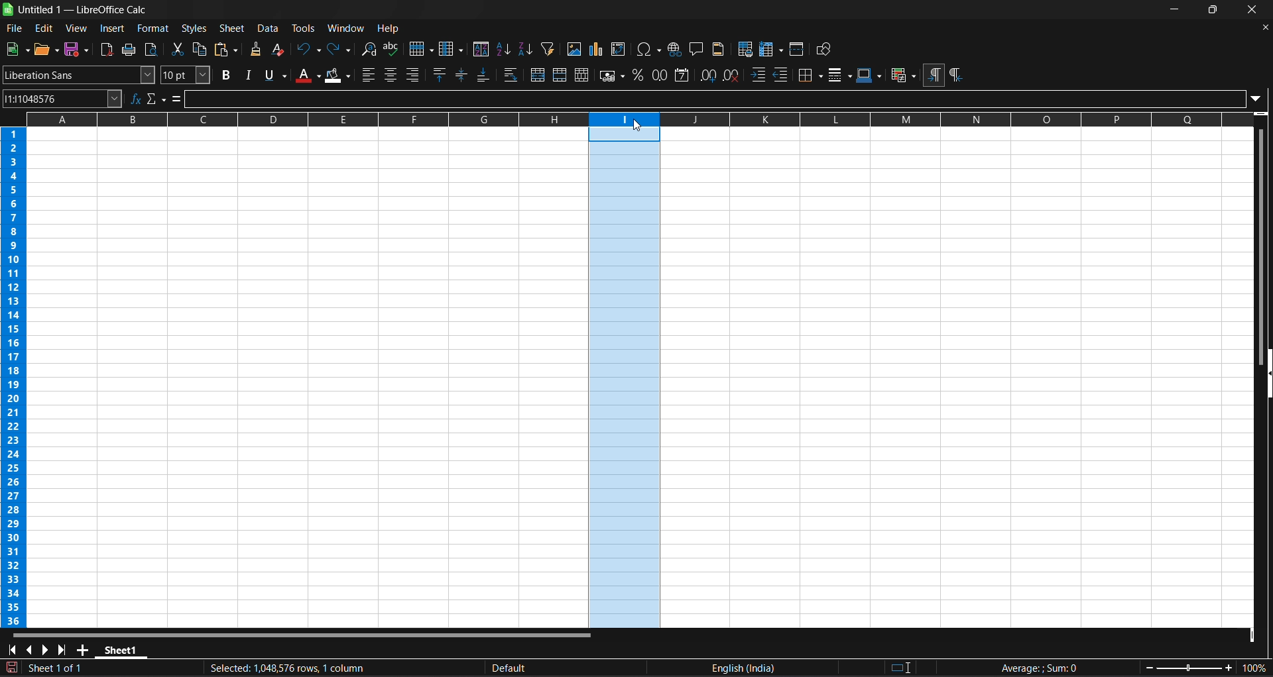  Describe the element at coordinates (152, 28) in the screenshot. I see `format` at that location.